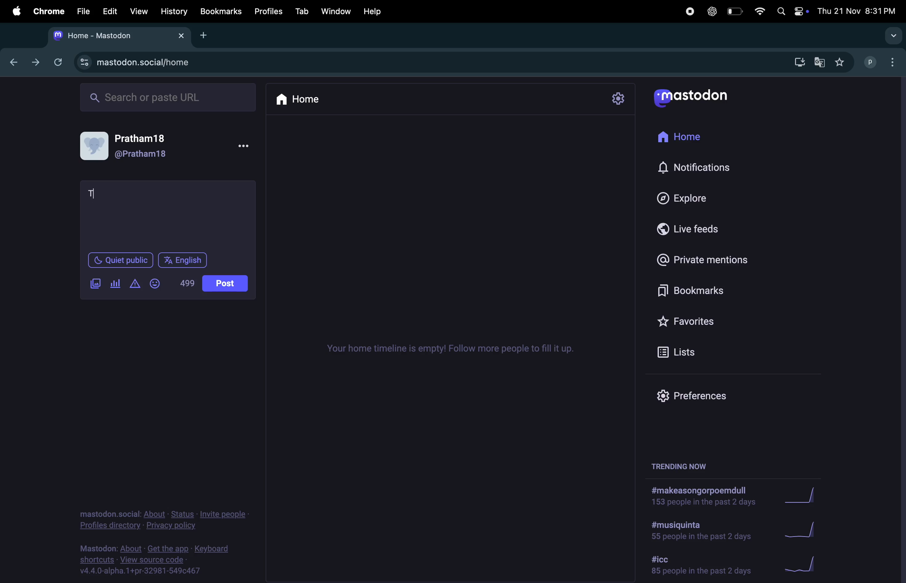 The image size is (906, 583). Describe the element at coordinates (371, 12) in the screenshot. I see `help` at that location.